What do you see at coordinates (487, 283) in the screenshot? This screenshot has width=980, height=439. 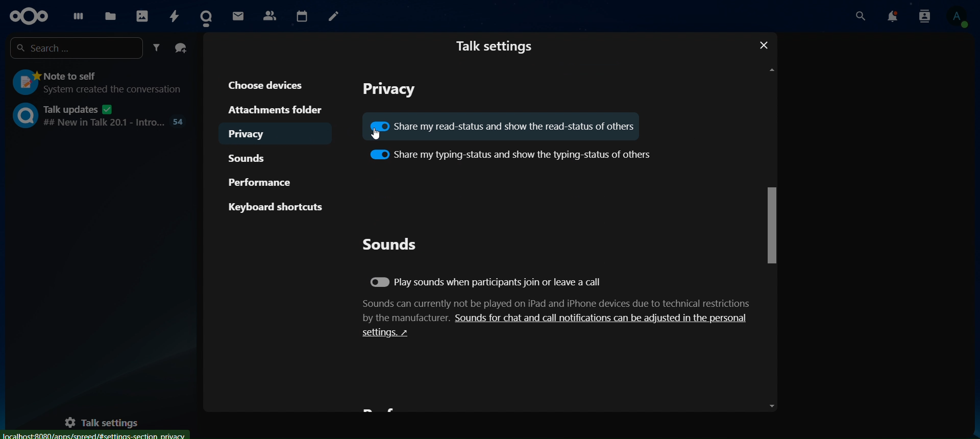 I see `play sounds when participants in or leave a call` at bounding box center [487, 283].